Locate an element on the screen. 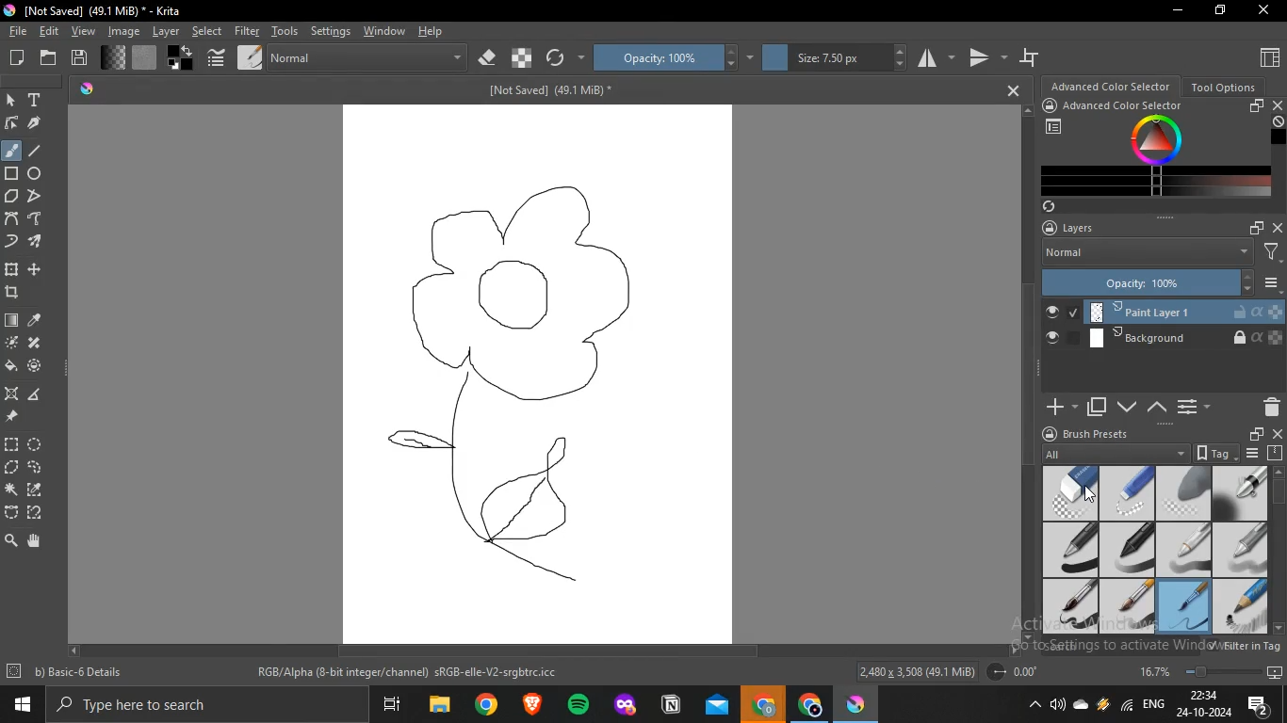  swap foreground and background colors is located at coordinates (182, 58).